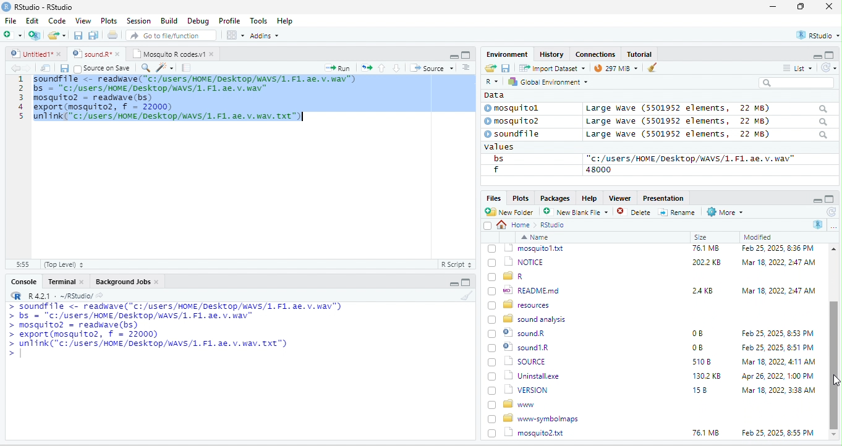 The width and height of the screenshot is (842, 446). Describe the element at coordinates (514, 336) in the screenshot. I see `(7) 1 NOTICE` at that location.